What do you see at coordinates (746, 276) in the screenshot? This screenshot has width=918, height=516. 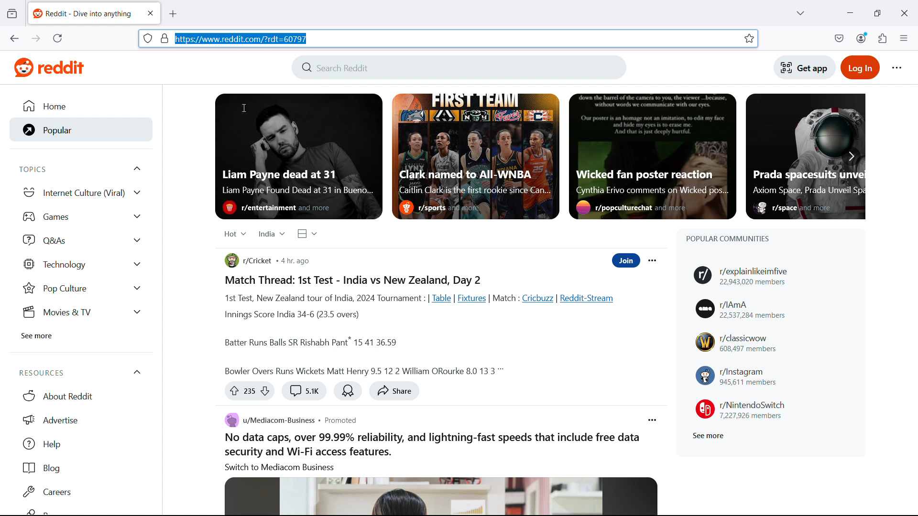 I see `r/explainlikeimfive` at bounding box center [746, 276].